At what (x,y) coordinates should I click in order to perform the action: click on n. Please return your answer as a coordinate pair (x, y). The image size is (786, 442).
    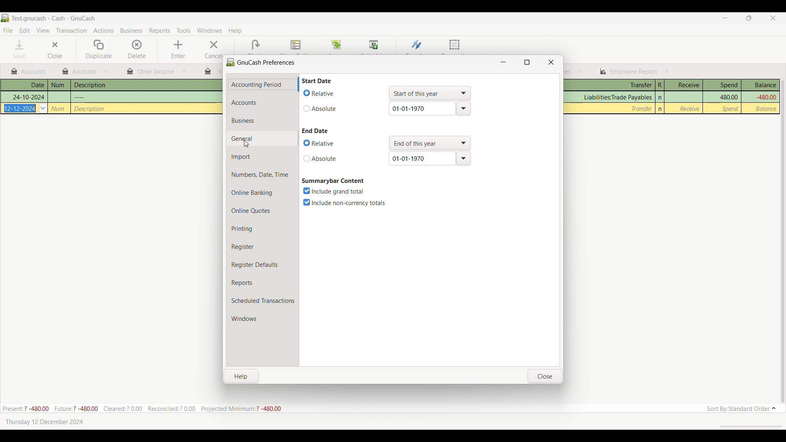
    Looking at the image, I should click on (661, 97).